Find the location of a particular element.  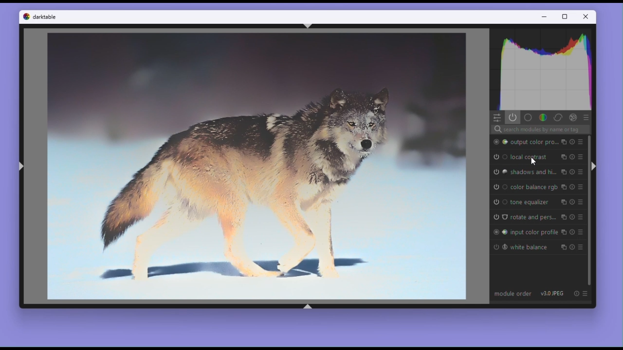

shift+ctrl+r is located at coordinates (592, 165).